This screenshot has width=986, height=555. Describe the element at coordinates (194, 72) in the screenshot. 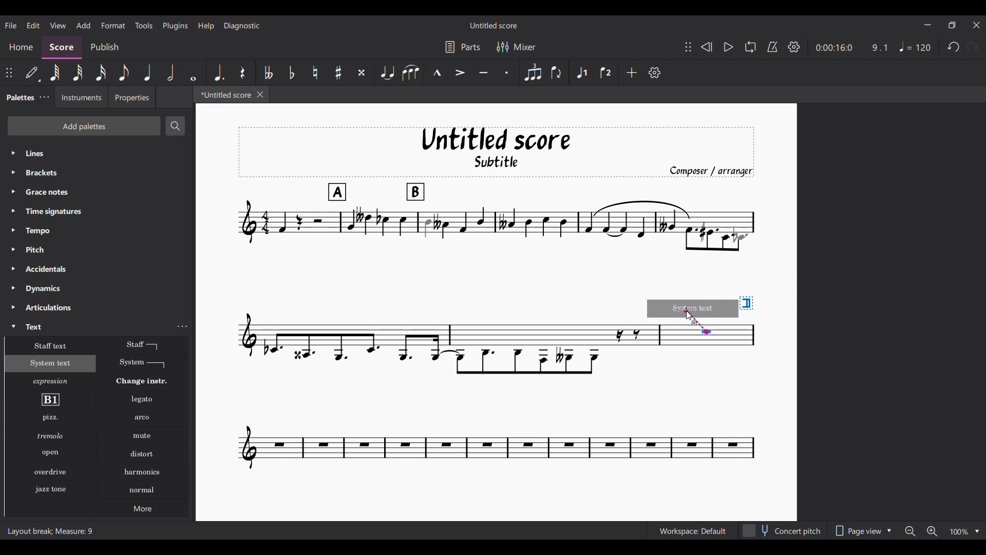

I see `Whole note` at that location.